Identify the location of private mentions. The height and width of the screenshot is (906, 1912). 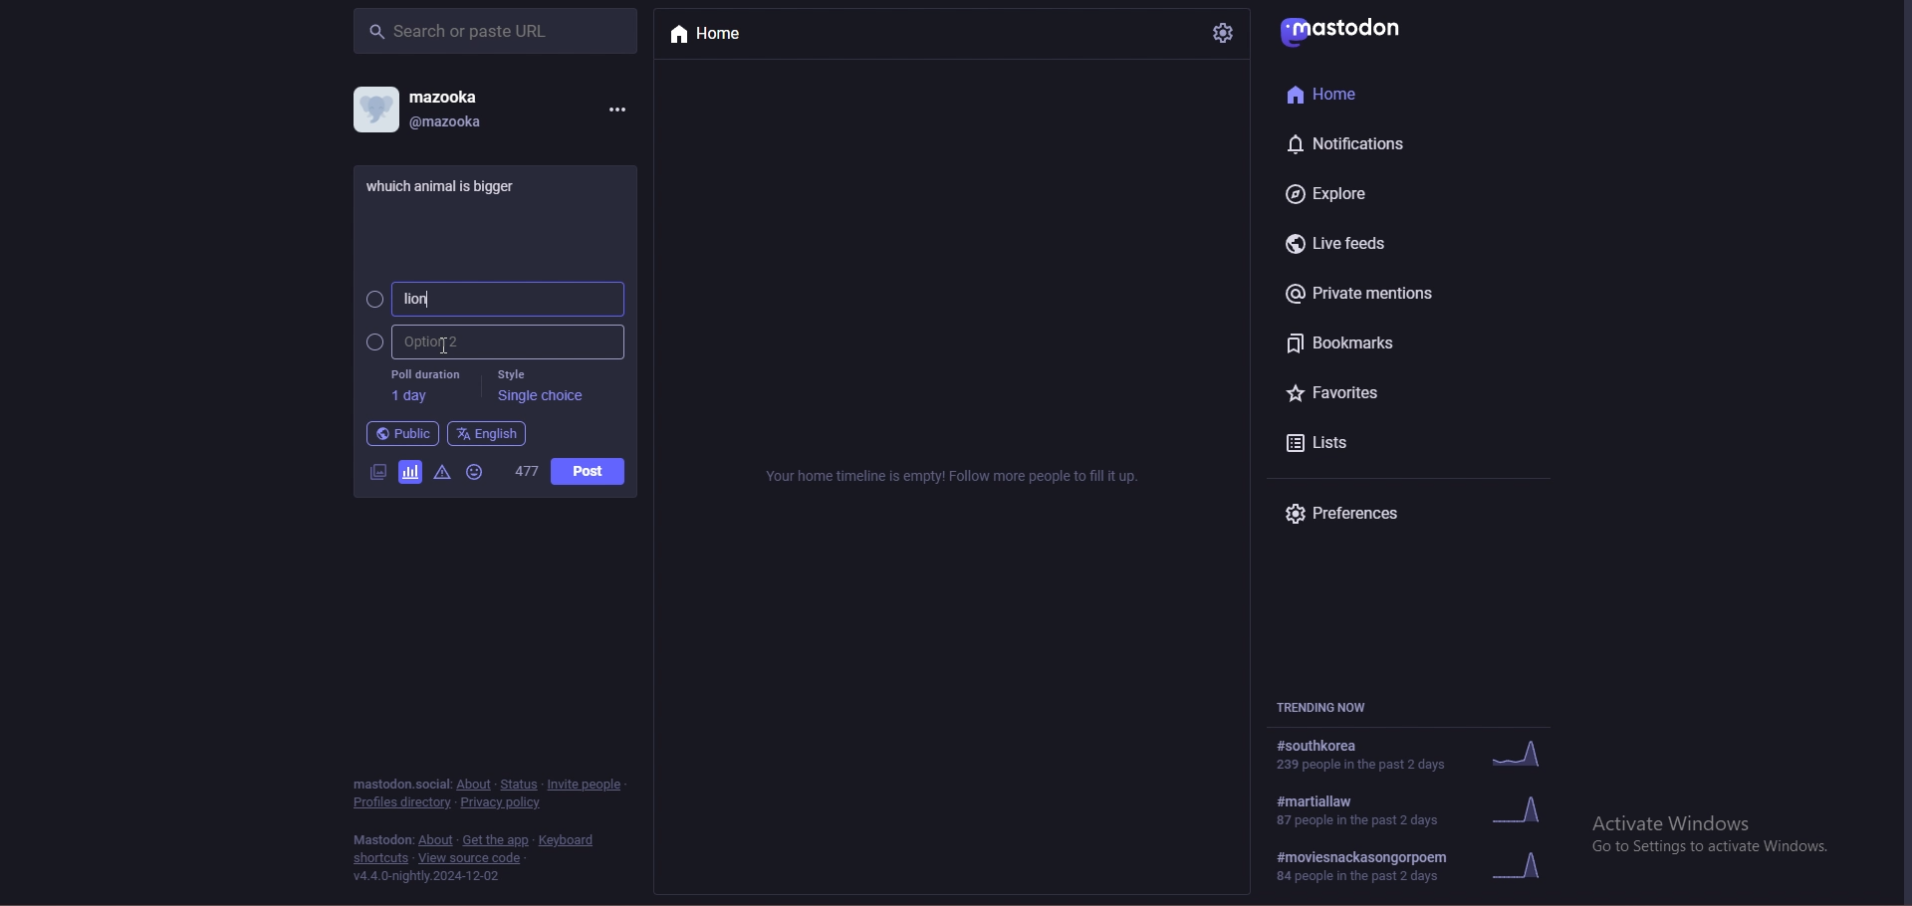
(1375, 293).